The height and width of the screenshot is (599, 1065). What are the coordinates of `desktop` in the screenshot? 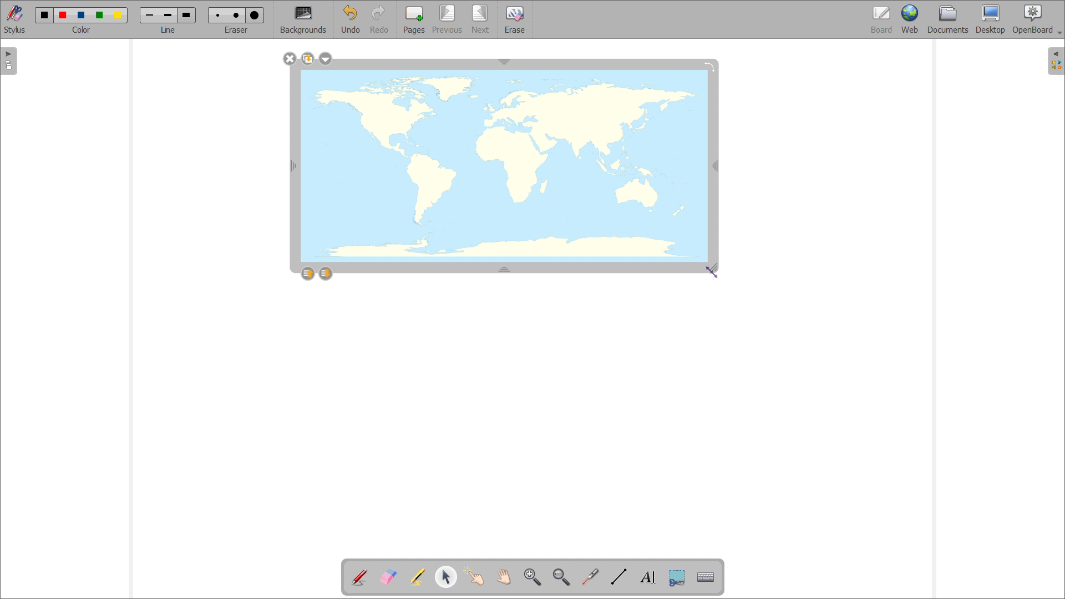 It's located at (991, 20).